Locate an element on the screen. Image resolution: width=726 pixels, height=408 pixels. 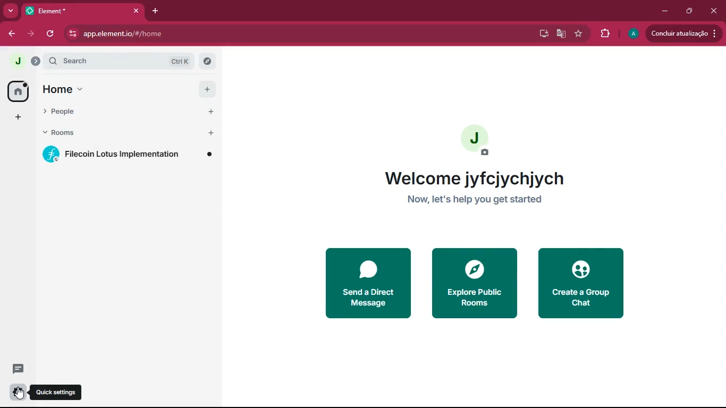
app.elementio/#/home is located at coordinates (177, 34).